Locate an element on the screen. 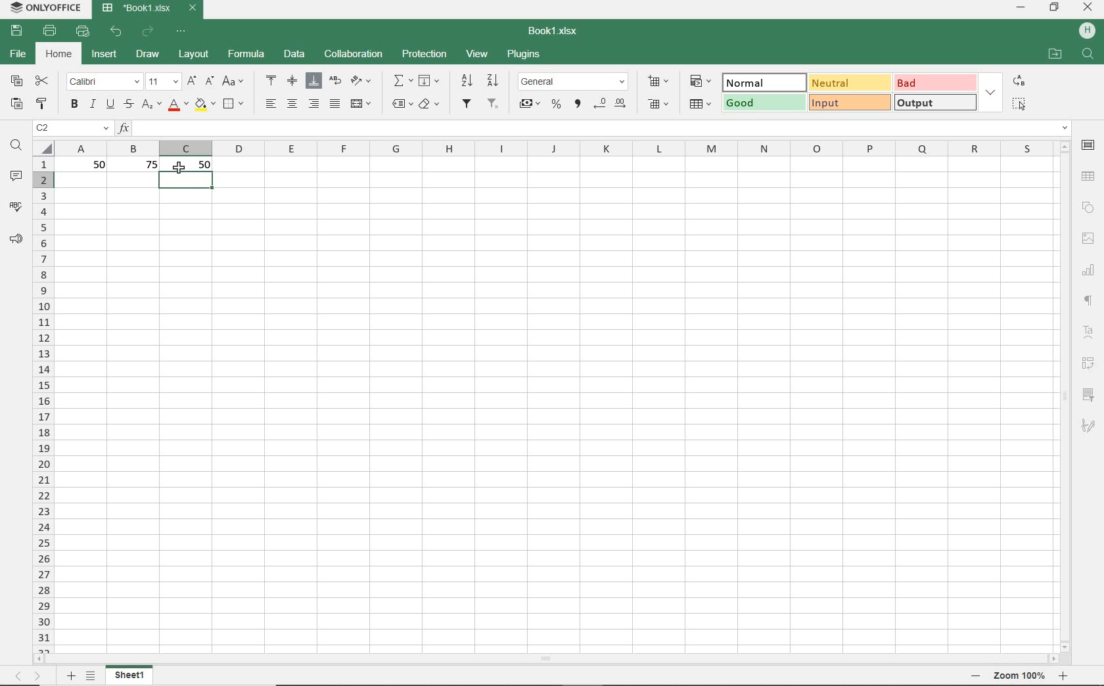 The height and width of the screenshot is (686, 1104). replace is located at coordinates (1019, 82).